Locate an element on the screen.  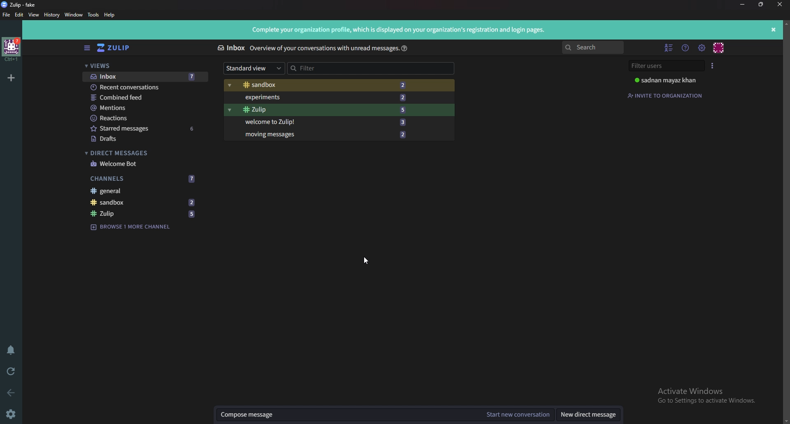
close is located at coordinates (780, 5).